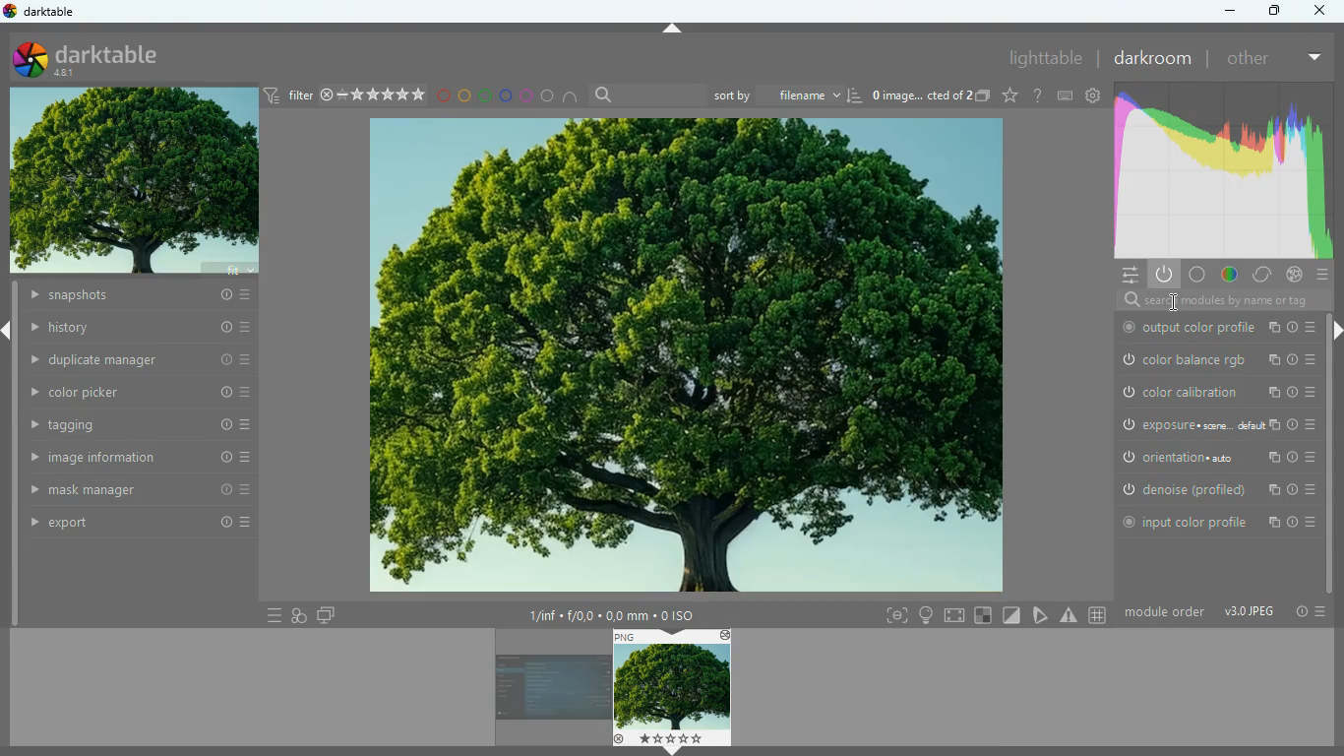 The width and height of the screenshot is (1344, 756). Describe the element at coordinates (141, 458) in the screenshot. I see `image information` at that location.